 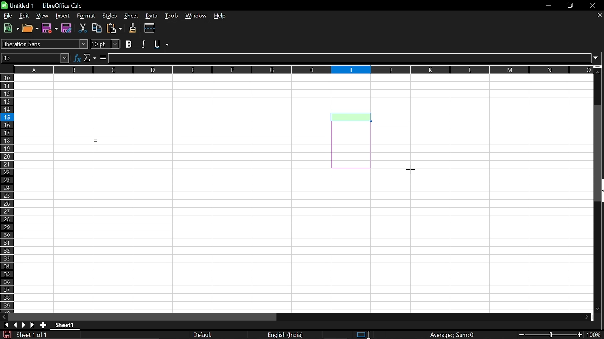 What do you see at coordinates (83, 29) in the screenshot?
I see `Cut` at bounding box center [83, 29].